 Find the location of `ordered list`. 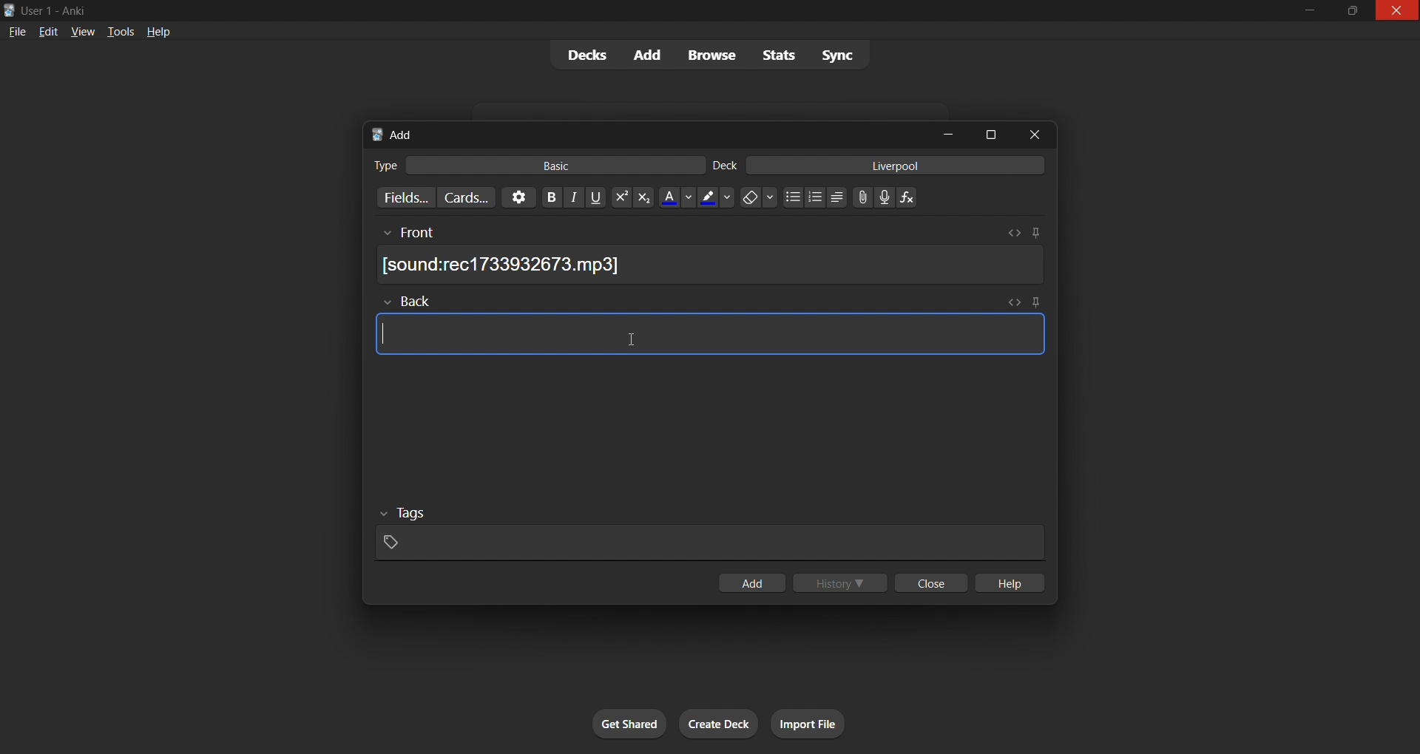

ordered list is located at coordinates (815, 199).